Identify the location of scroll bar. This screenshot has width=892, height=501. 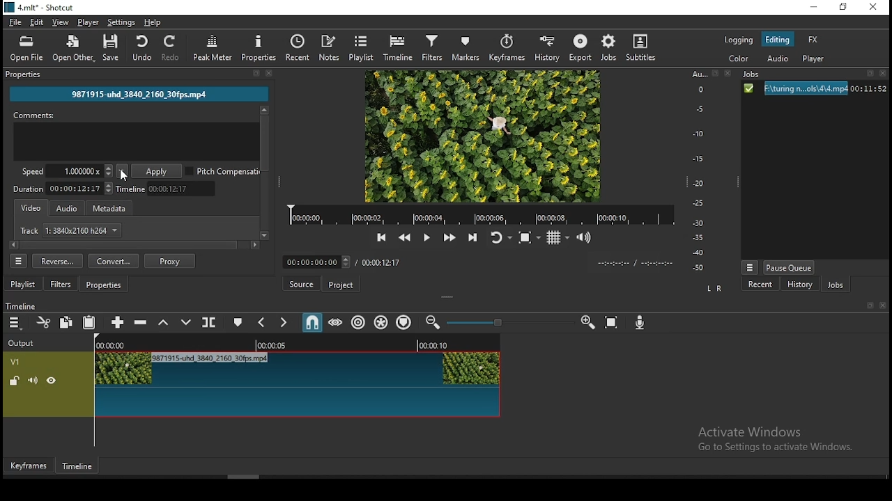
(263, 173).